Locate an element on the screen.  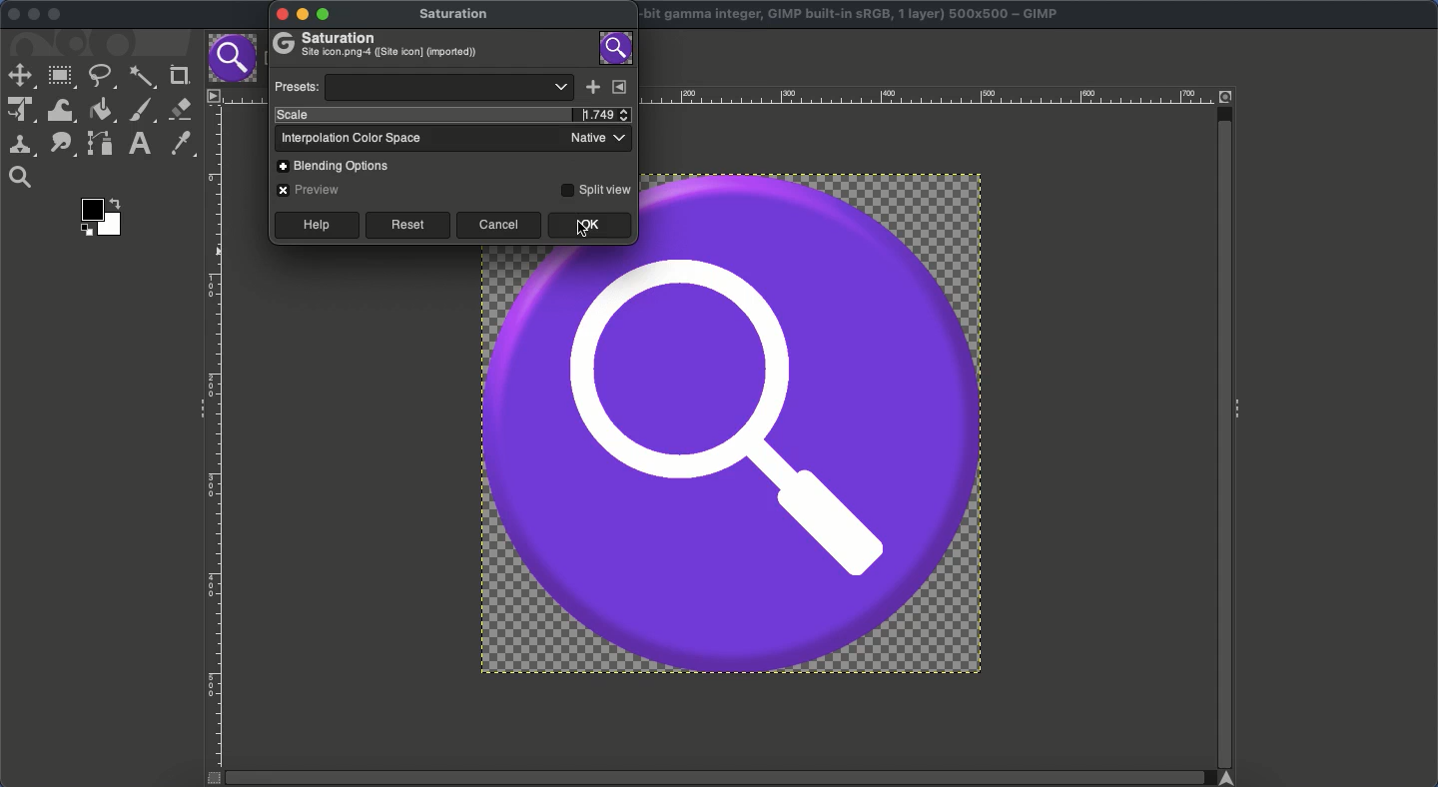
Eraser is located at coordinates (180, 109).